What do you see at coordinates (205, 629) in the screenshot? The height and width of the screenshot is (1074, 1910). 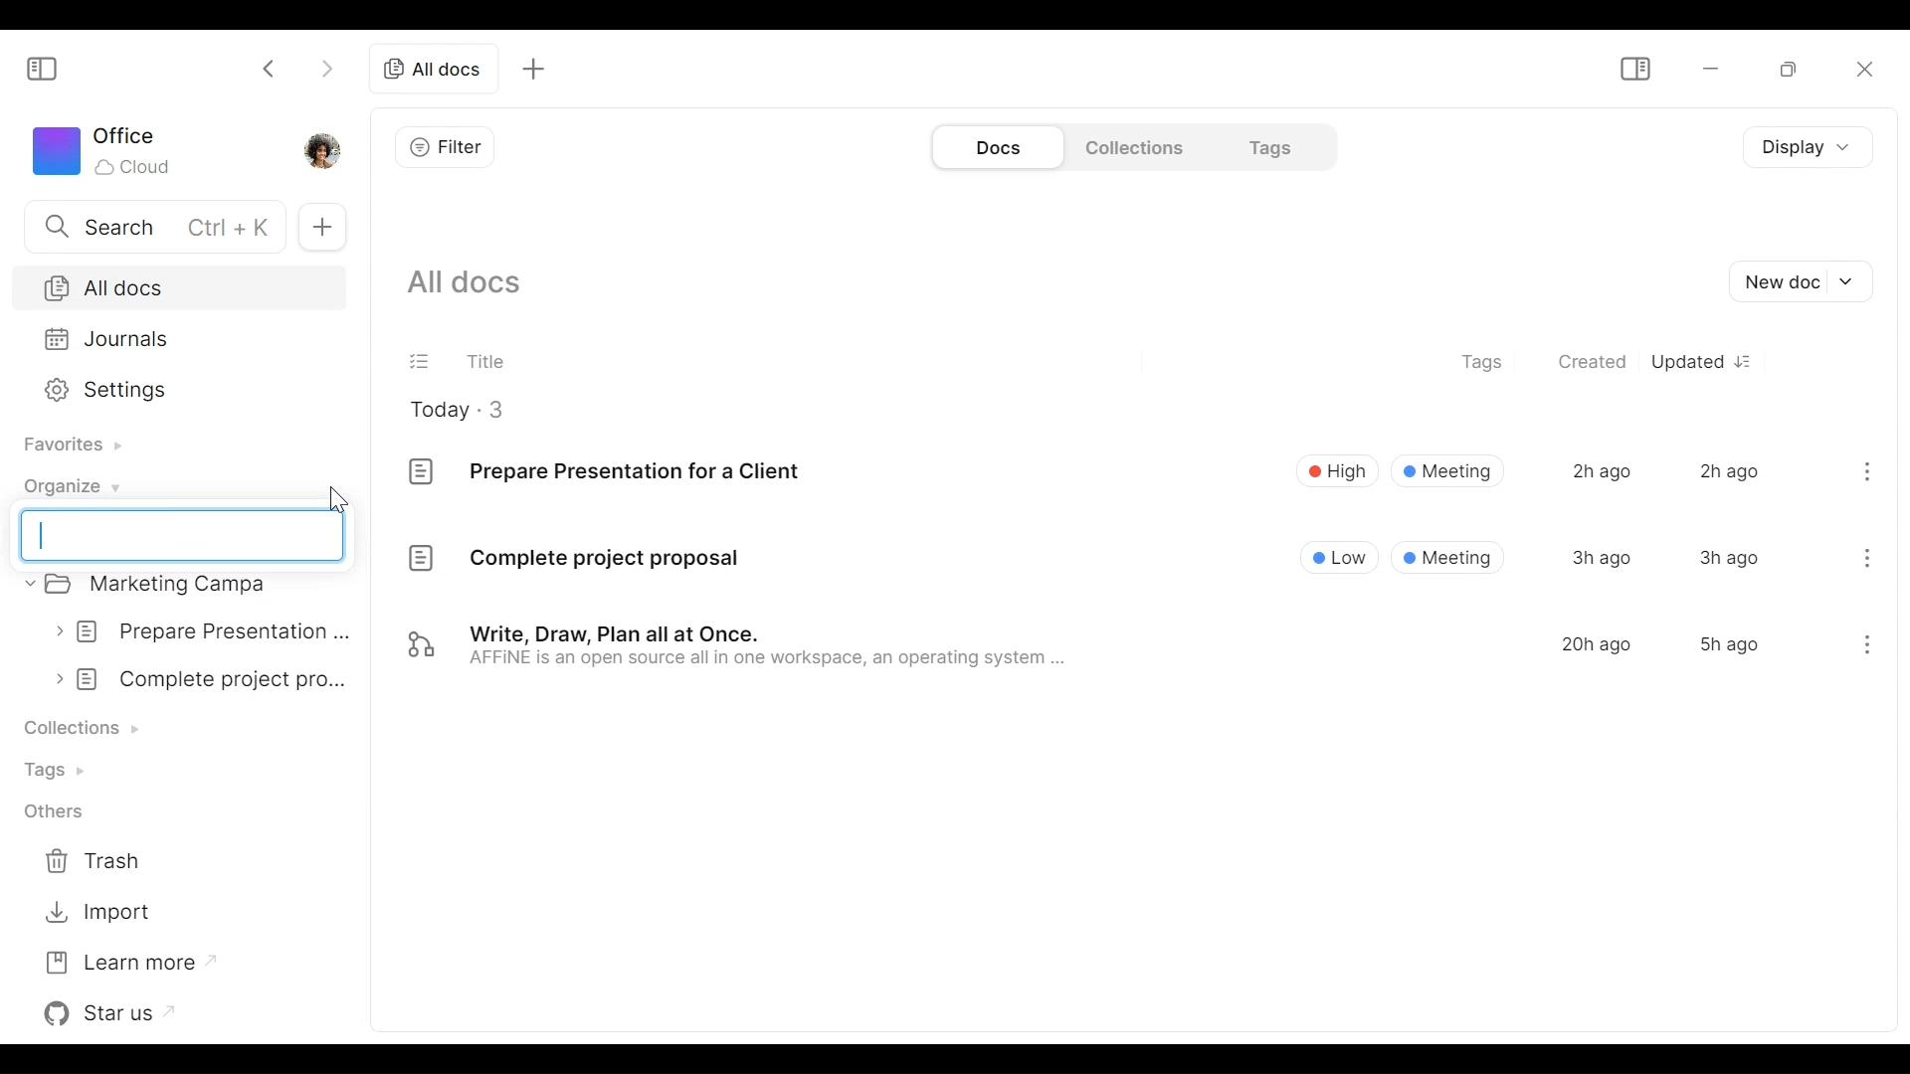 I see `prepare presentation` at bounding box center [205, 629].